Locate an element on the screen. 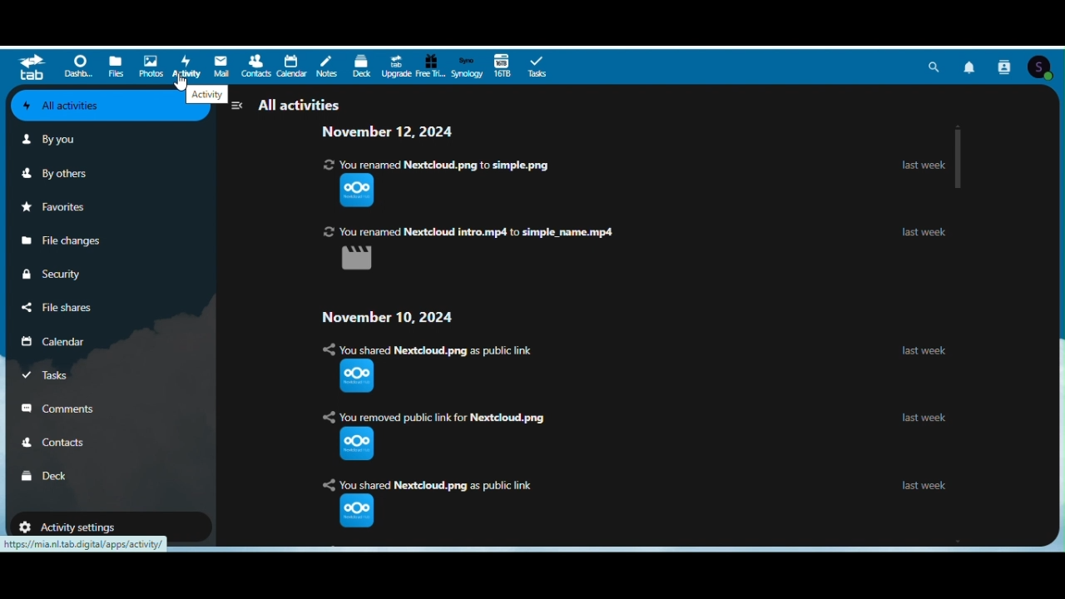 The image size is (1065, 599). By others is located at coordinates (57, 171).